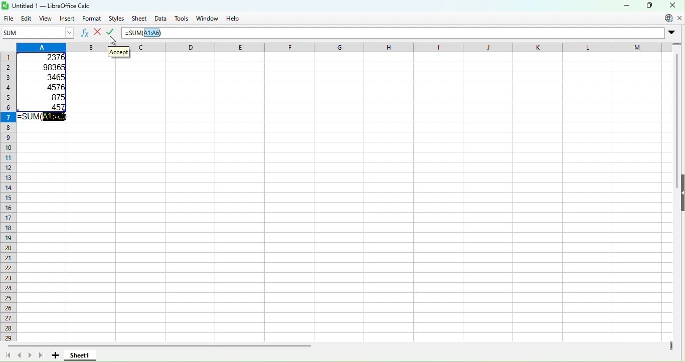 The height and width of the screenshot is (362, 685). What do you see at coordinates (51, 96) in the screenshot?
I see `875` at bounding box center [51, 96].